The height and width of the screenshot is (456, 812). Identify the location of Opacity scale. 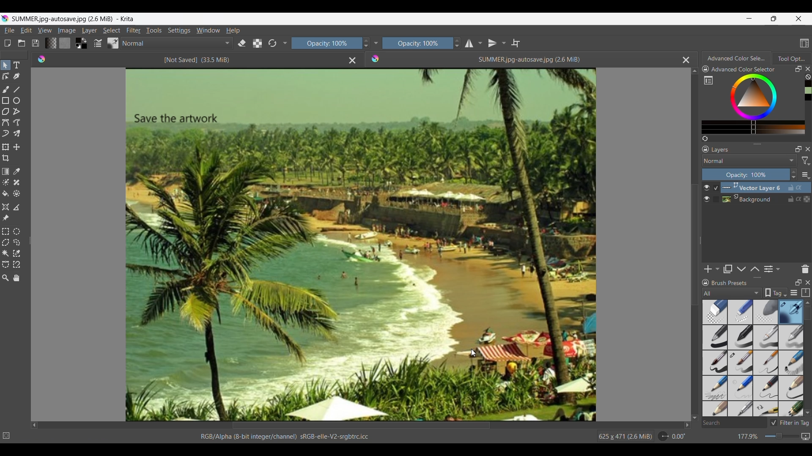
(416, 43).